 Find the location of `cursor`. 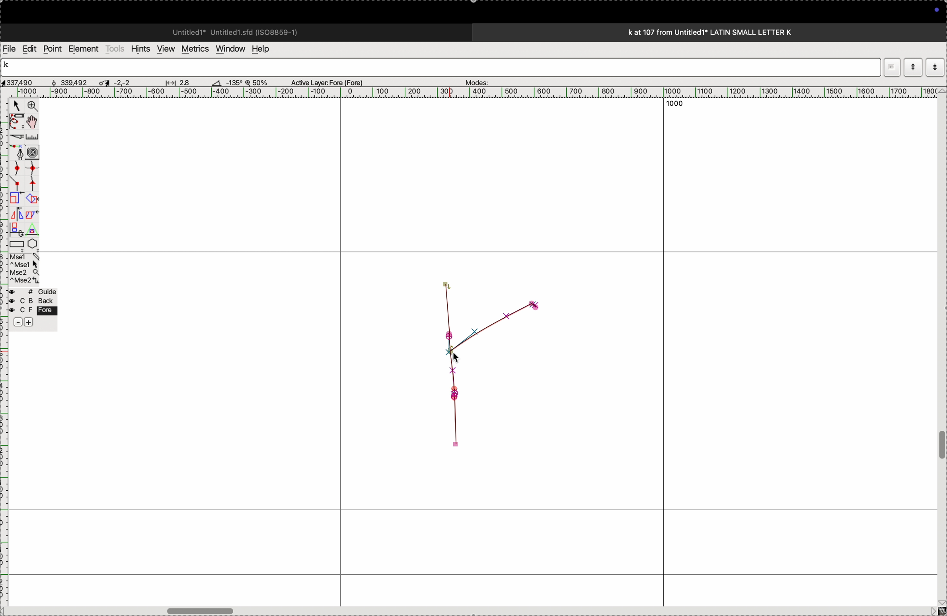

cursor is located at coordinates (104, 81).